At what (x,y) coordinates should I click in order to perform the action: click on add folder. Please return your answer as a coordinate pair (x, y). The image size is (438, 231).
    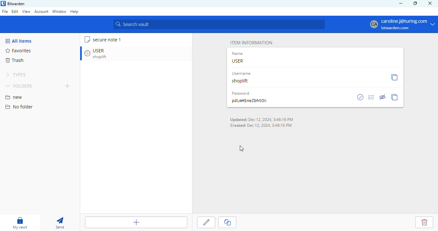
    Looking at the image, I should click on (68, 86).